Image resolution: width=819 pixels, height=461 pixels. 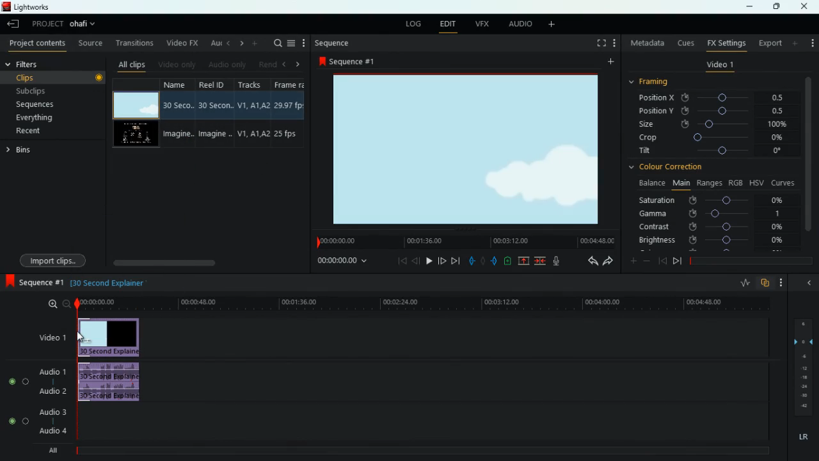 I want to click on -6 (layer), so click(x=802, y=356).